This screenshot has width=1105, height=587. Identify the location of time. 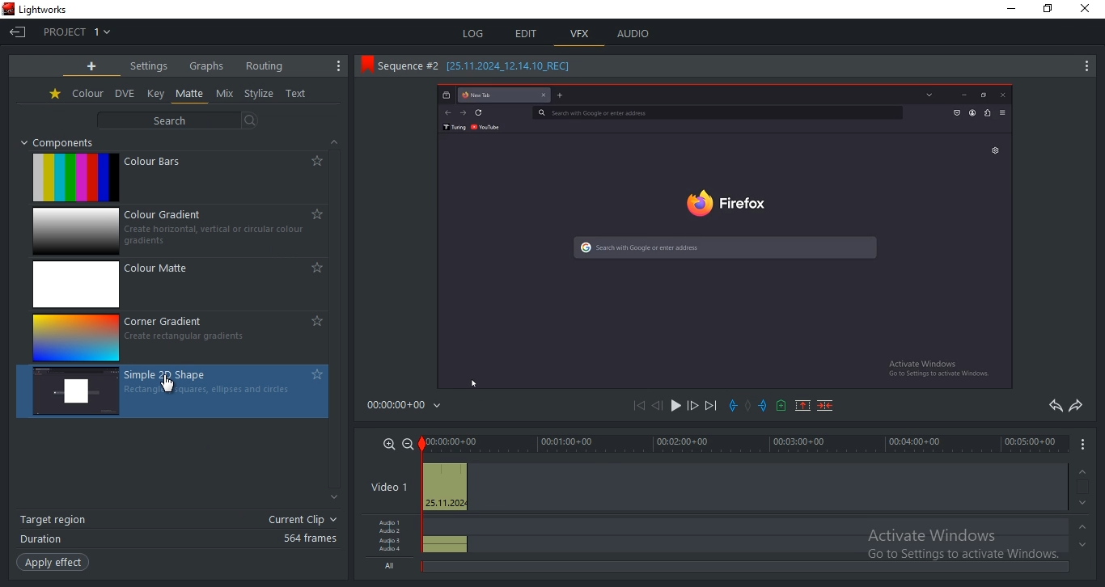
(408, 408).